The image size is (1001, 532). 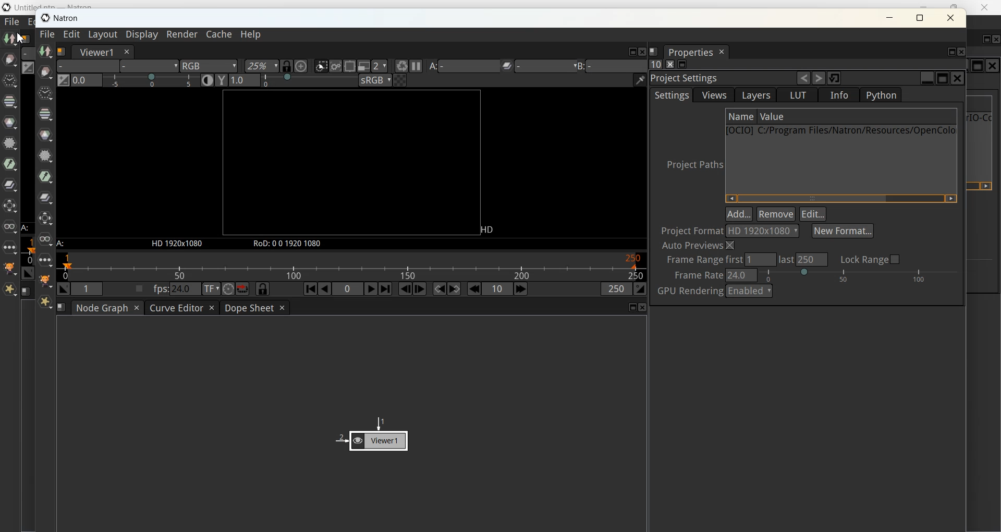 What do you see at coordinates (10, 142) in the screenshot?
I see `Filter` at bounding box center [10, 142].